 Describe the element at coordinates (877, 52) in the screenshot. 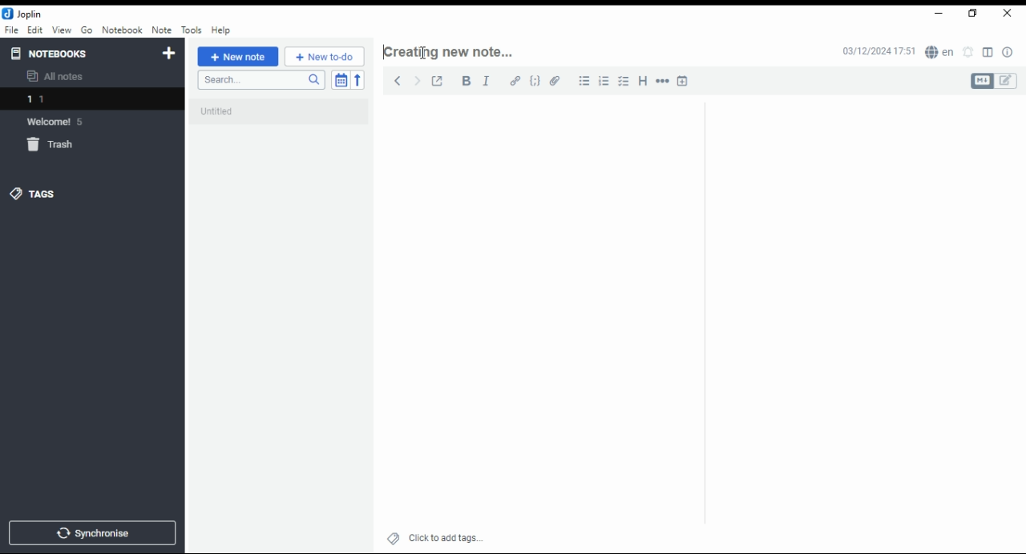

I see `03/12/2024 17:51` at that location.